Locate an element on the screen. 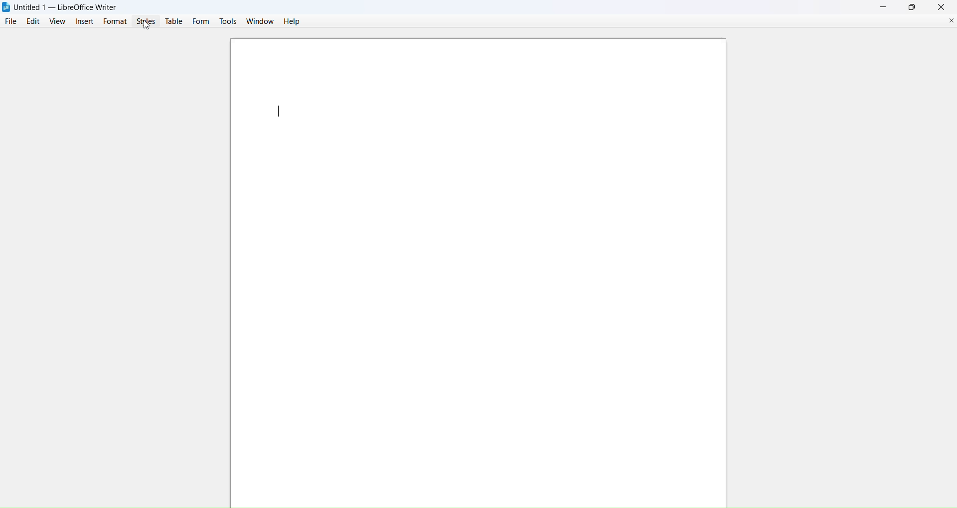 Image resolution: width=957 pixels, height=508 pixels. Untitled 1 — LibreOffice Writer is located at coordinates (69, 6).